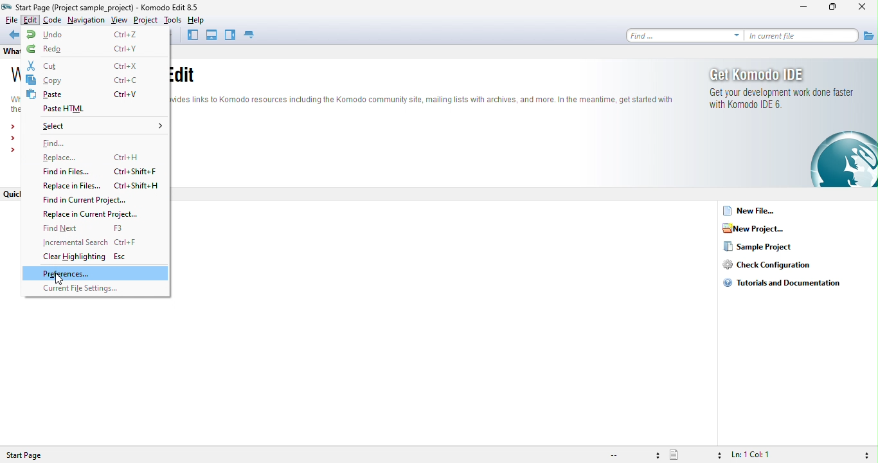  Describe the element at coordinates (90, 49) in the screenshot. I see `redo` at that location.